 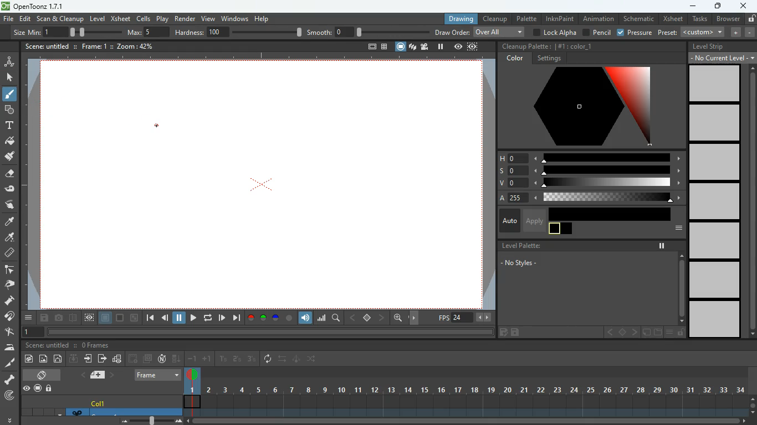 I want to click on join, so click(x=10, y=318).